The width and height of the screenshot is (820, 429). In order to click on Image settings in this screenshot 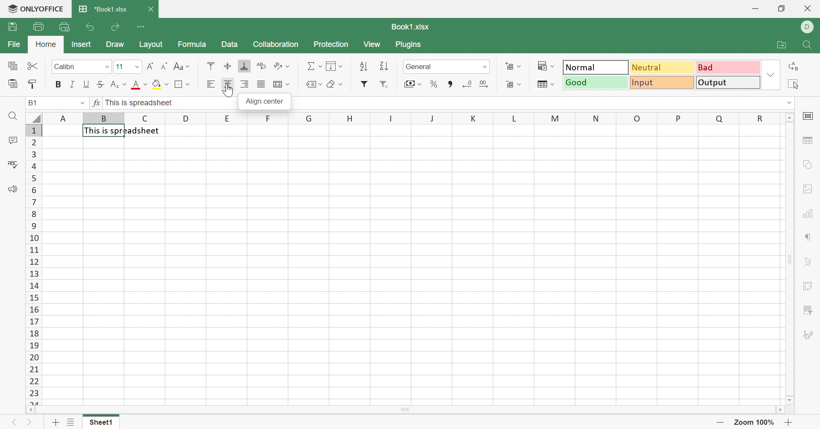, I will do `click(809, 188)`.